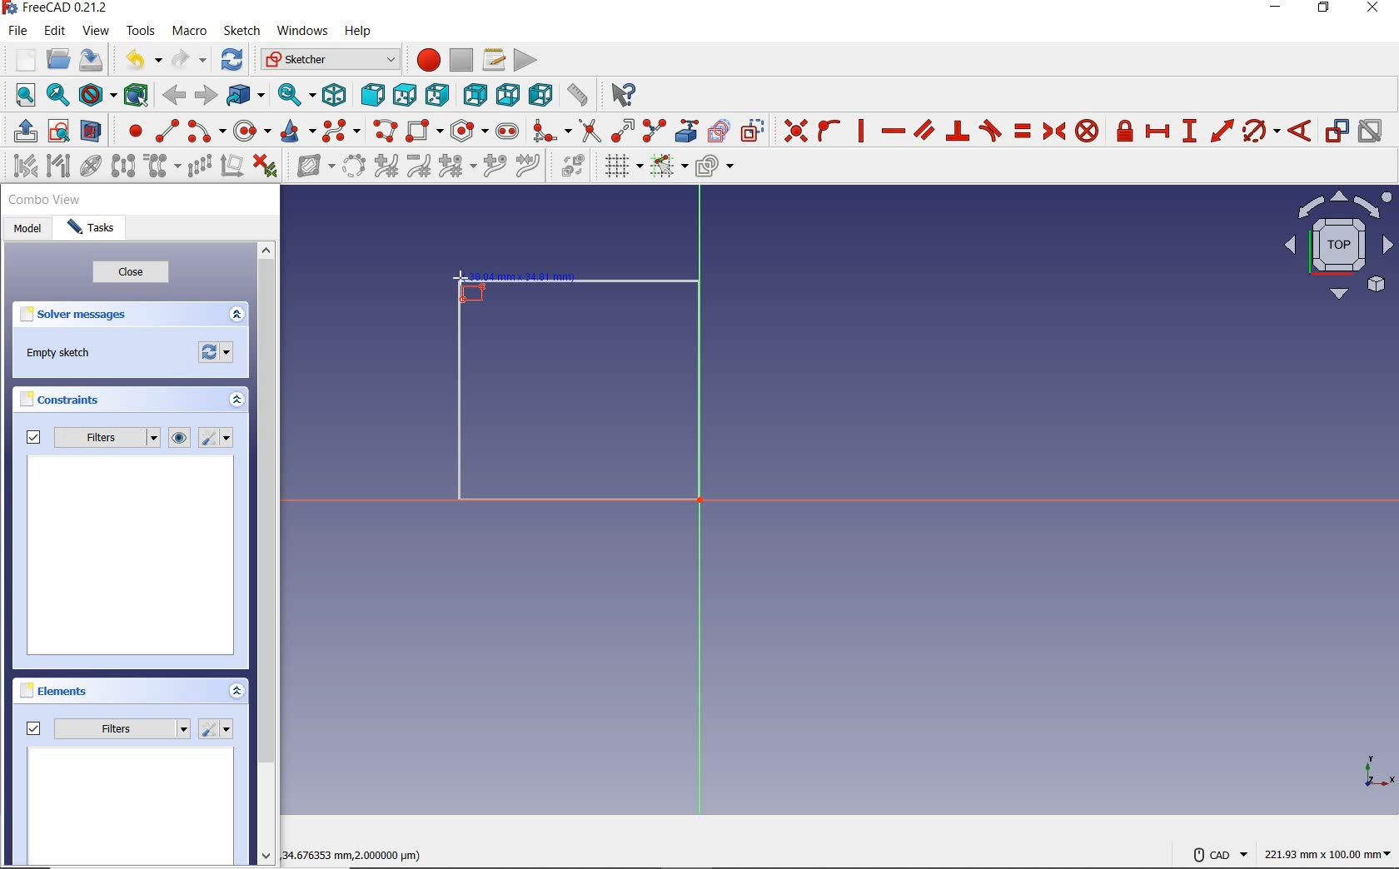 The width and height of the screenshot is (1399, 869). I want to click on create carbon copy, so click(719, 131).